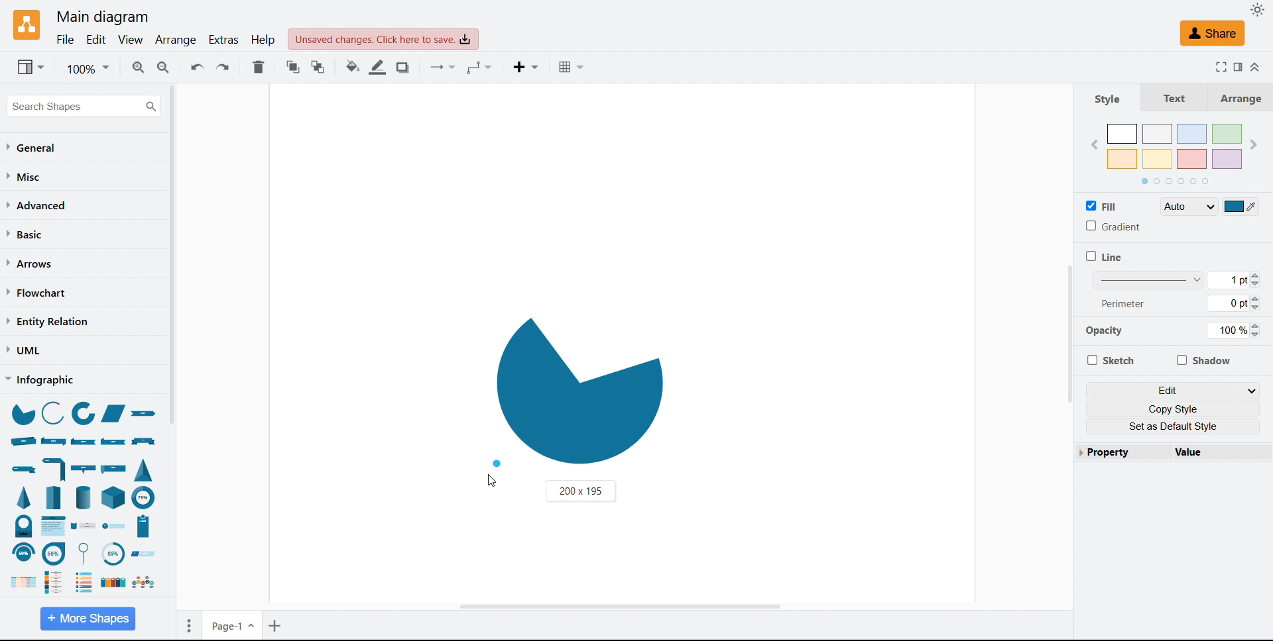 The height and width of the screenshot is (641, 1273). Describe the element at coordinates (1119, 452) in the screenshot. I see `Property ` at that location.